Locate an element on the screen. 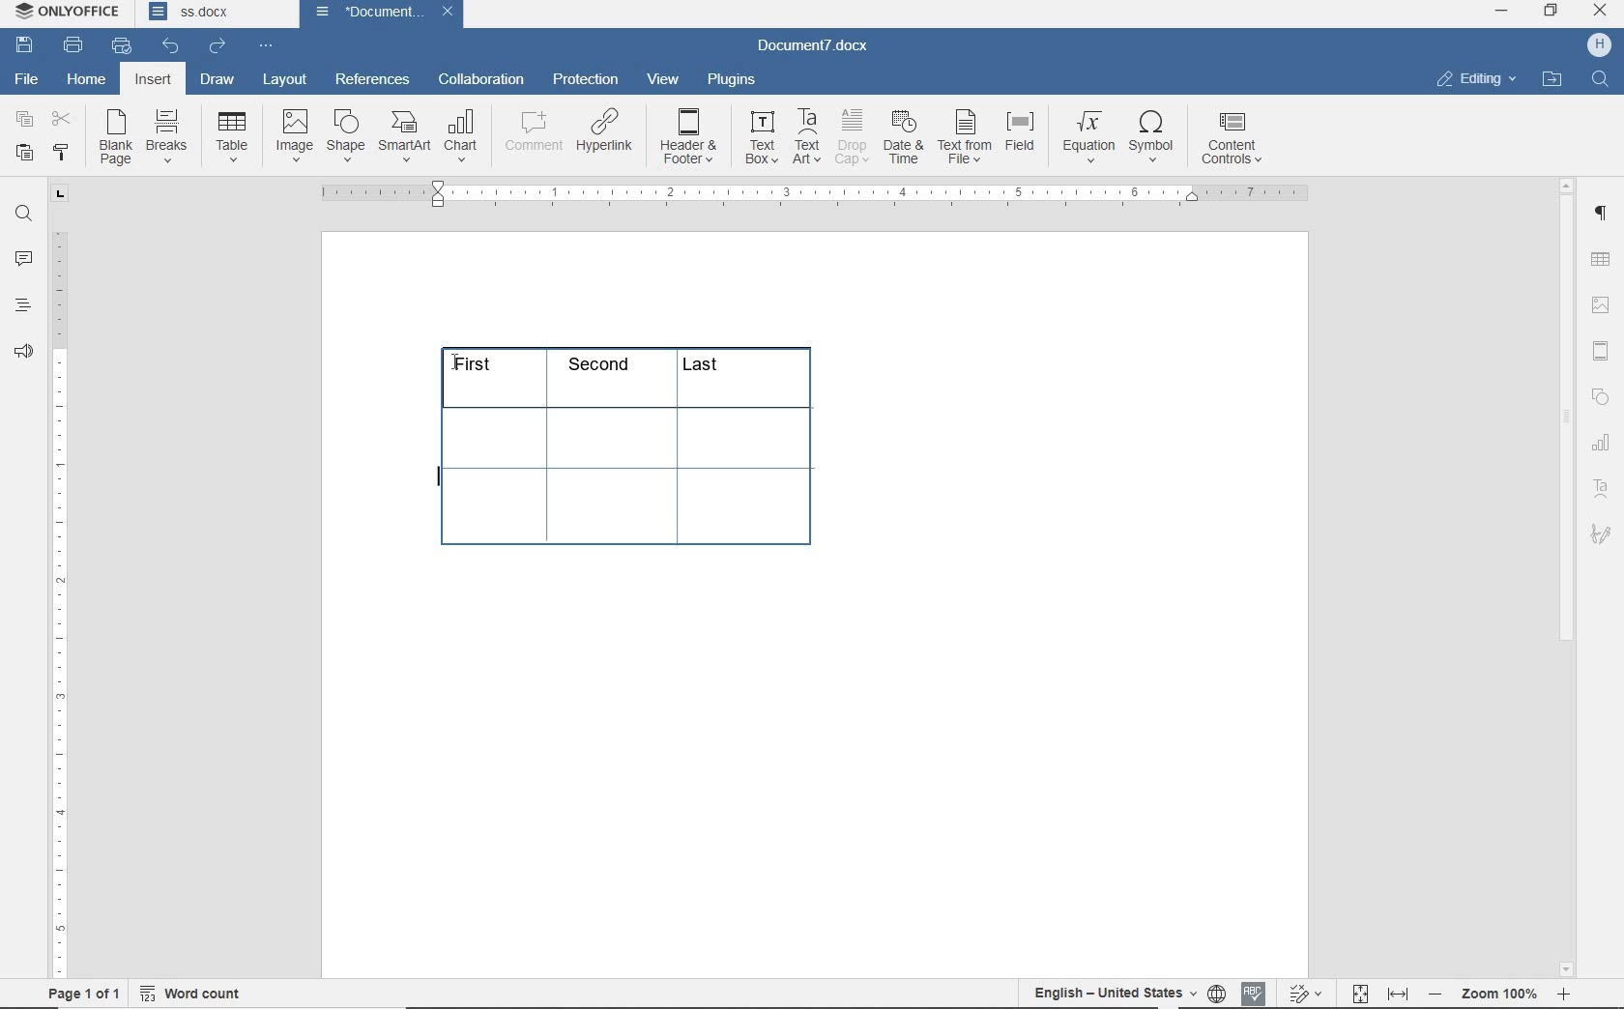 This screenshot has width=1624, height=1009. text language is located at coordinates (1115, 991).